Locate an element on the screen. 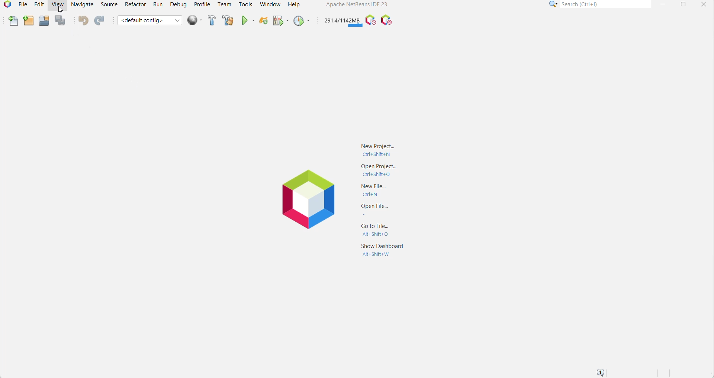 This screenshot has width=714, height=378. Run All Projects is located at coordinates (194, 20).